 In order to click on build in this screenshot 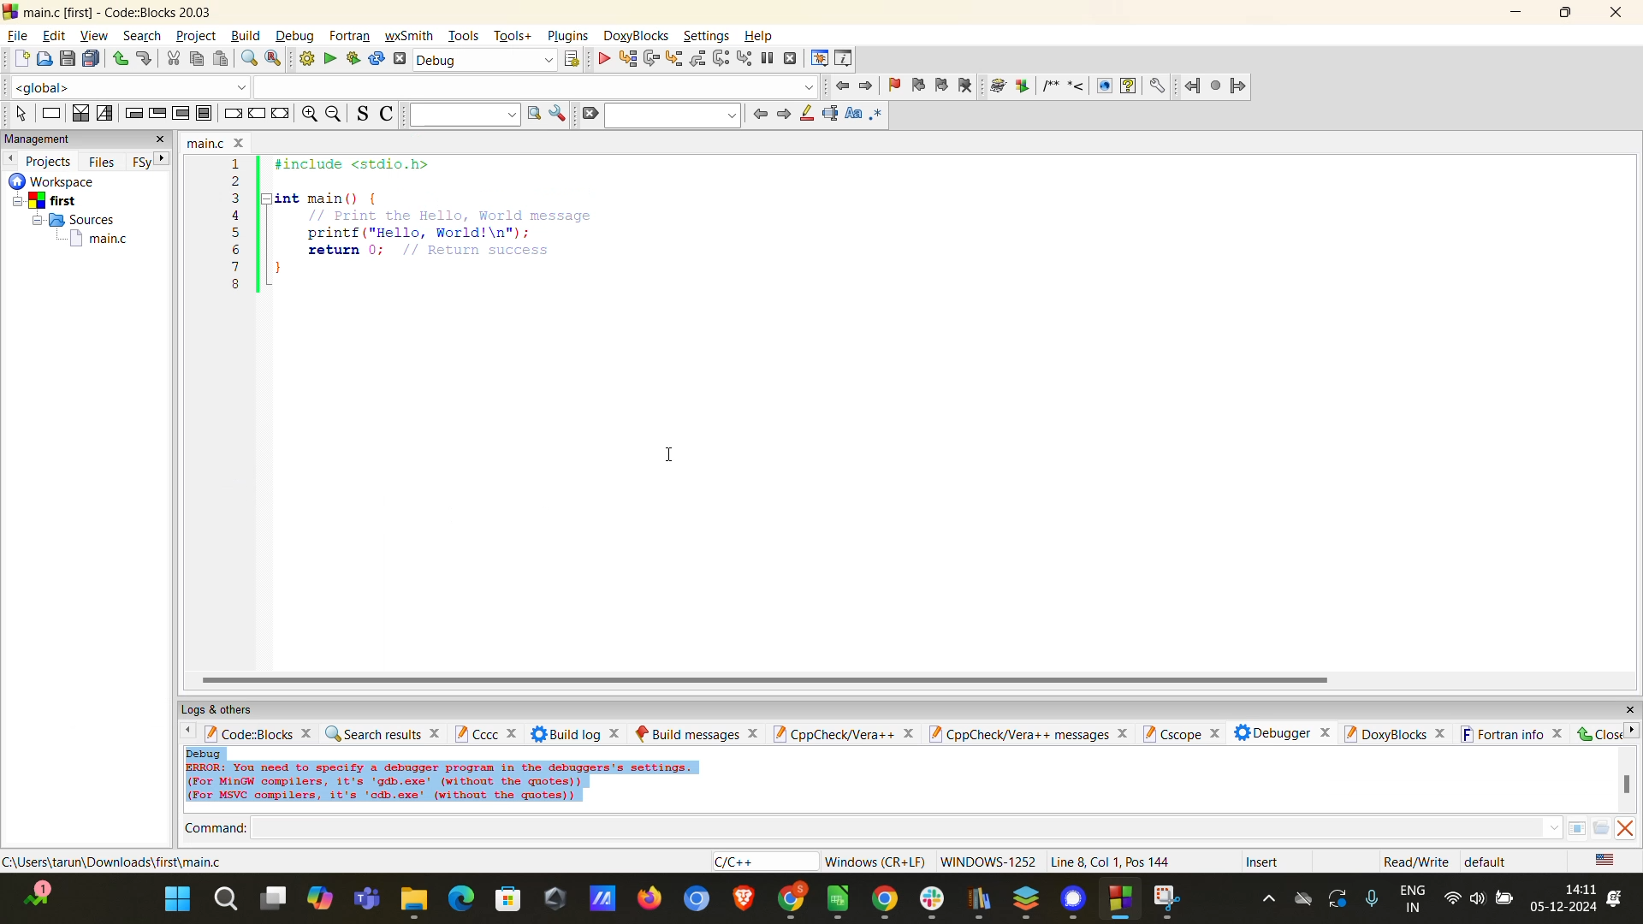, I will do `click(302, 62)`.